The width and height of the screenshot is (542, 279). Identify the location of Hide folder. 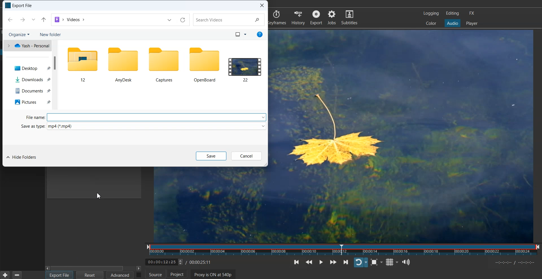
(22, 157).